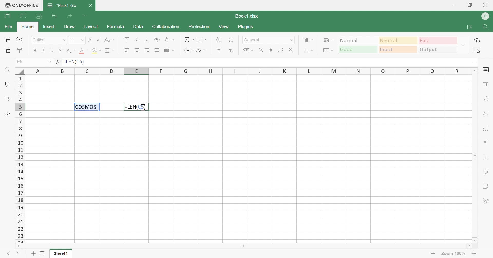  I want to click on Plugins, so click(246, 27).